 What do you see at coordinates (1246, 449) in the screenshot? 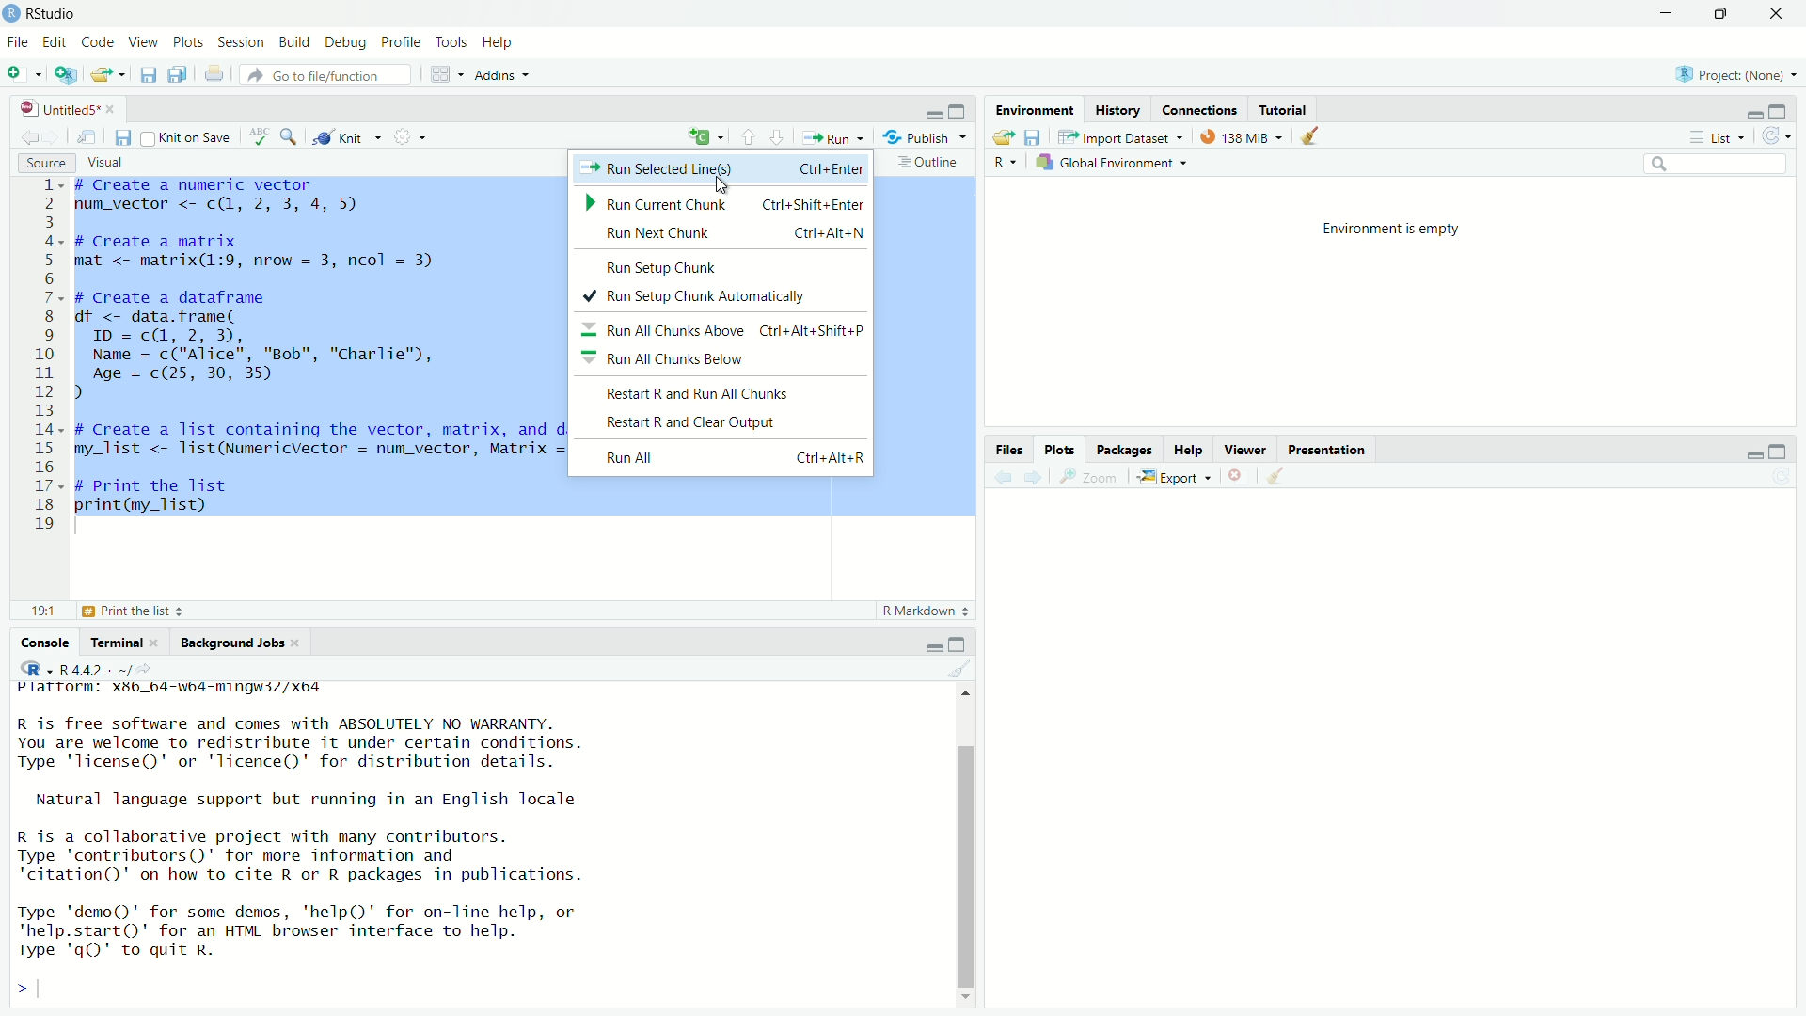
I see `Viewer` at bounding box center [1246, 449].